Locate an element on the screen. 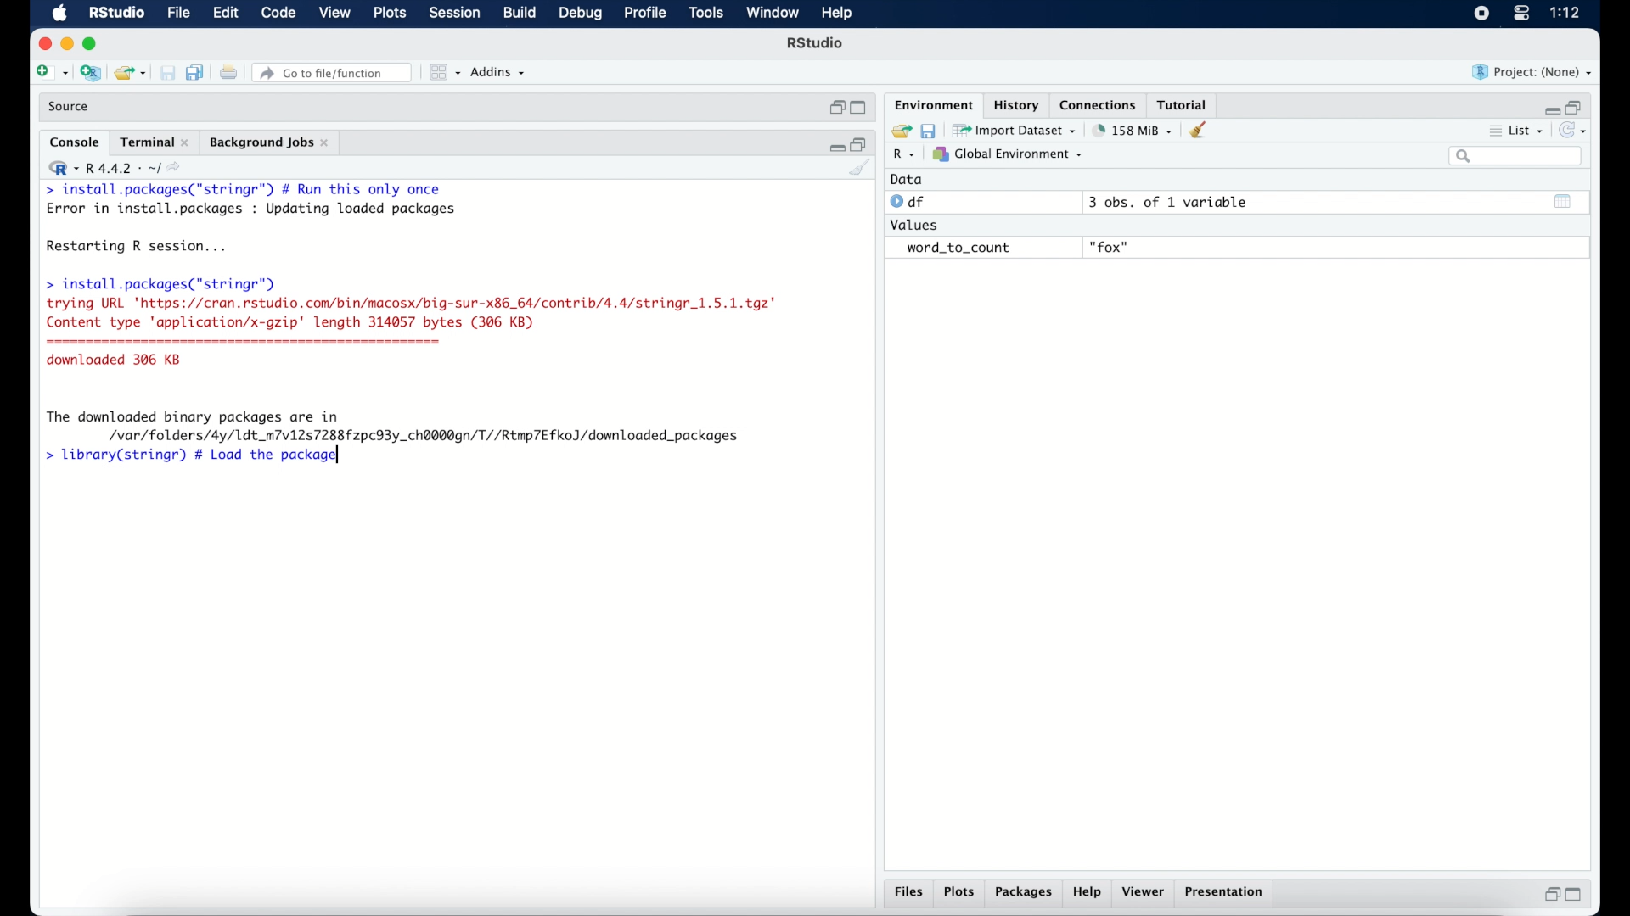  go to file/function is located at coordinates (335, 73).